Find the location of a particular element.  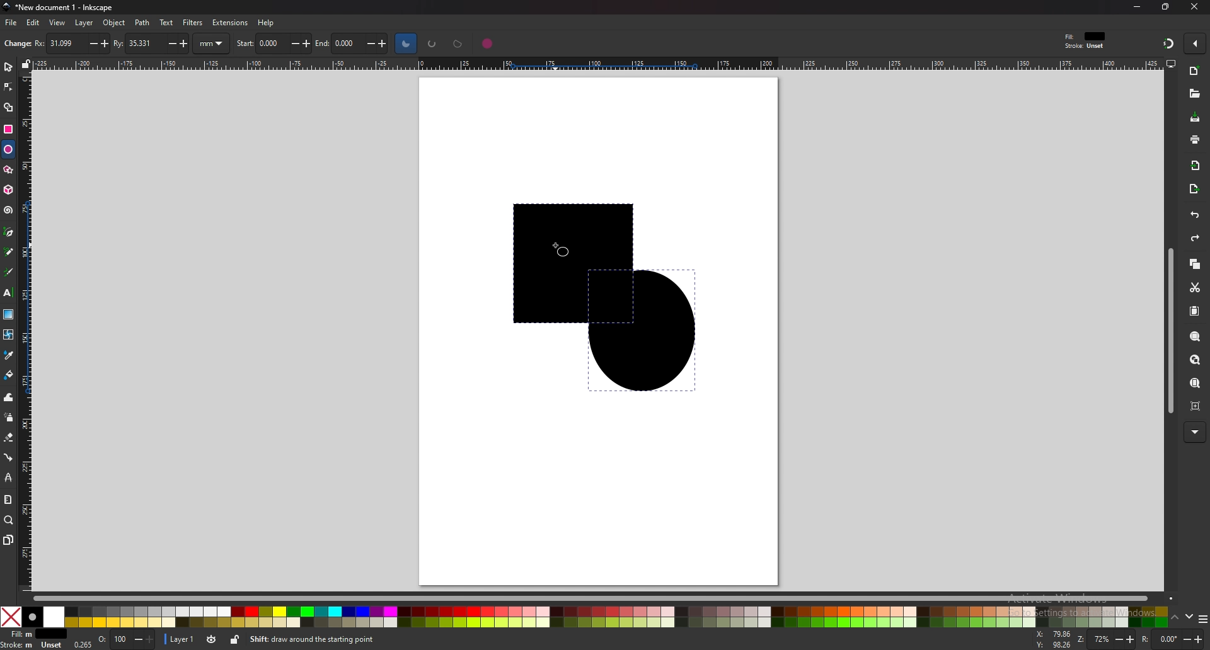

close is located at coordinates (1194, 7).